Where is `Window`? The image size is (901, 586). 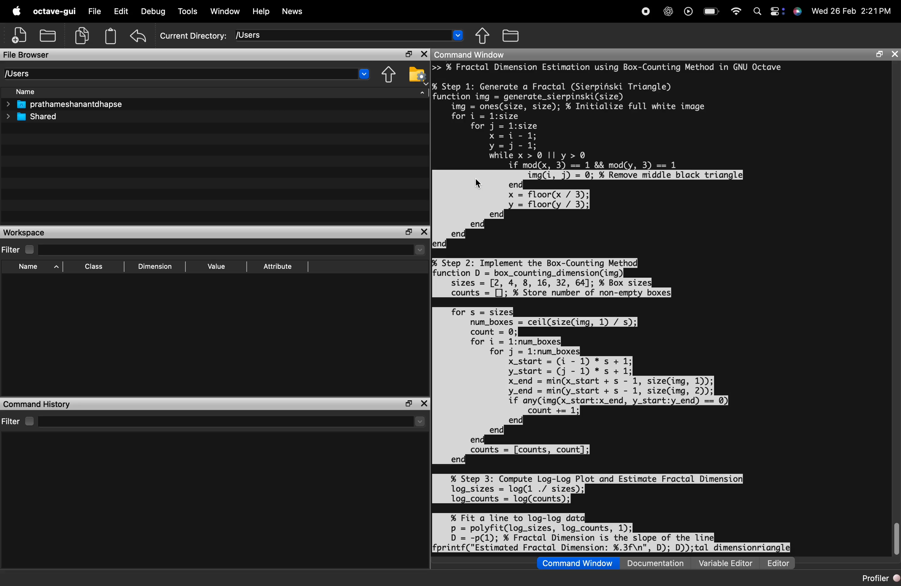 Window is located at coordinates (226, 12).